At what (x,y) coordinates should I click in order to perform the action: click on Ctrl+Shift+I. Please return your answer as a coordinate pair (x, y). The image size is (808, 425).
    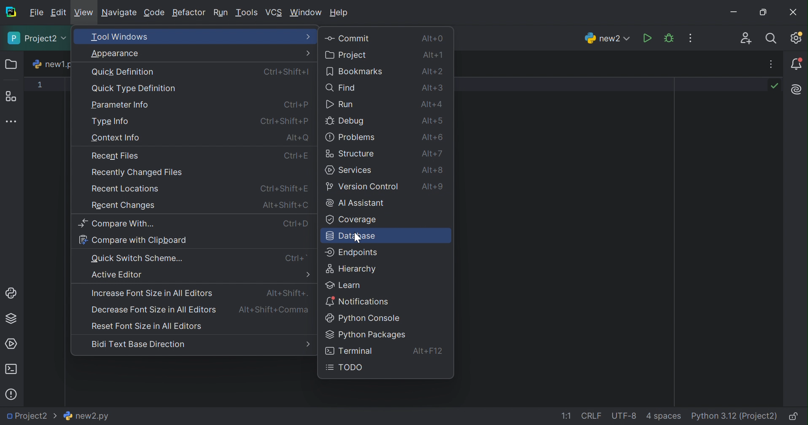
    Looking at the image, I should click on (288, 70).